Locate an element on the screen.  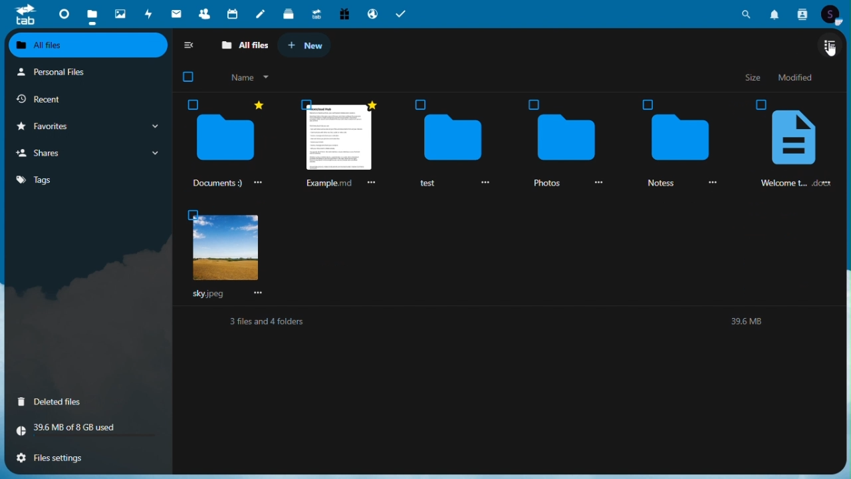
collapse sidebar is located at coordinates (190, 45).